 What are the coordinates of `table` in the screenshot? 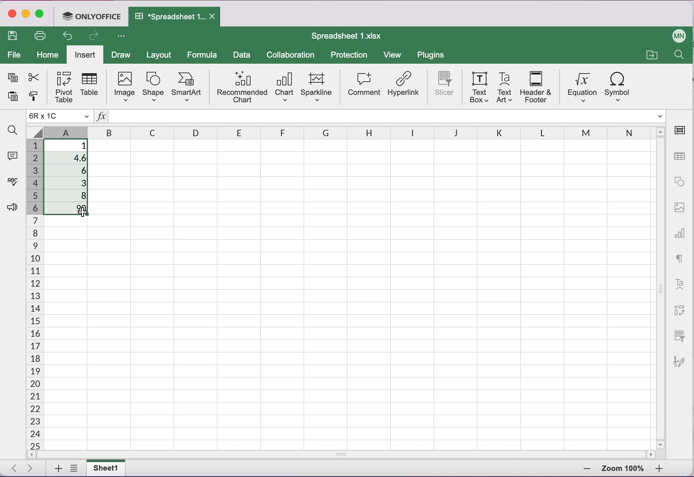 It's located at (91, 86).